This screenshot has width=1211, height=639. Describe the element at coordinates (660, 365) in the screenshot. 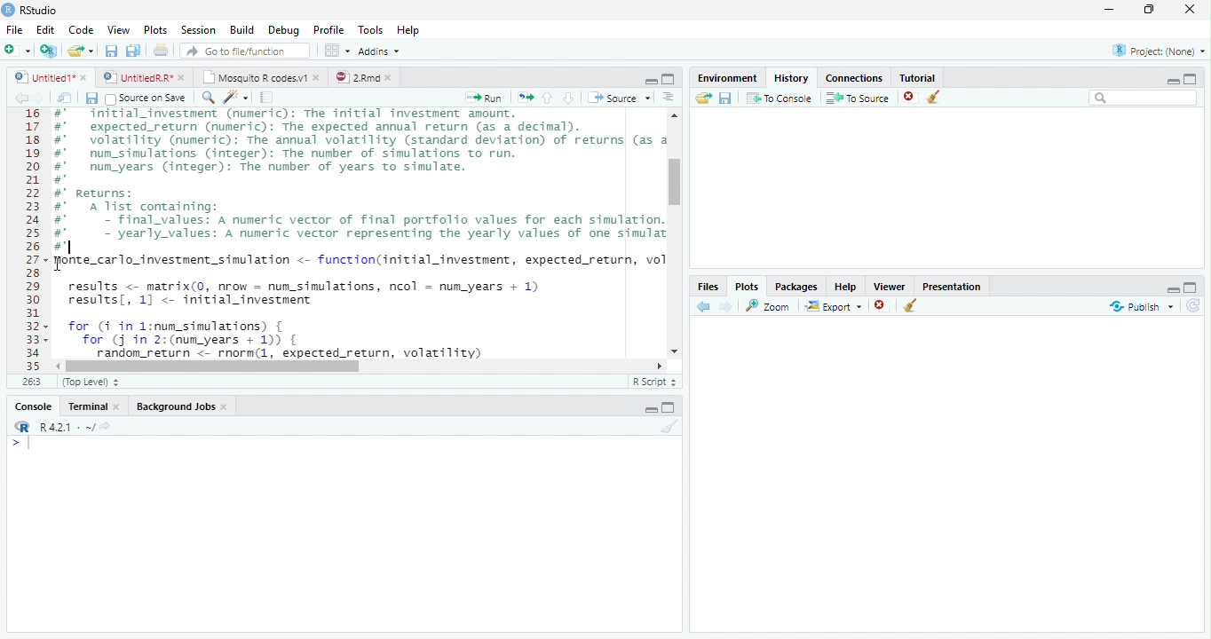

I see `Scroll Right` at that location.